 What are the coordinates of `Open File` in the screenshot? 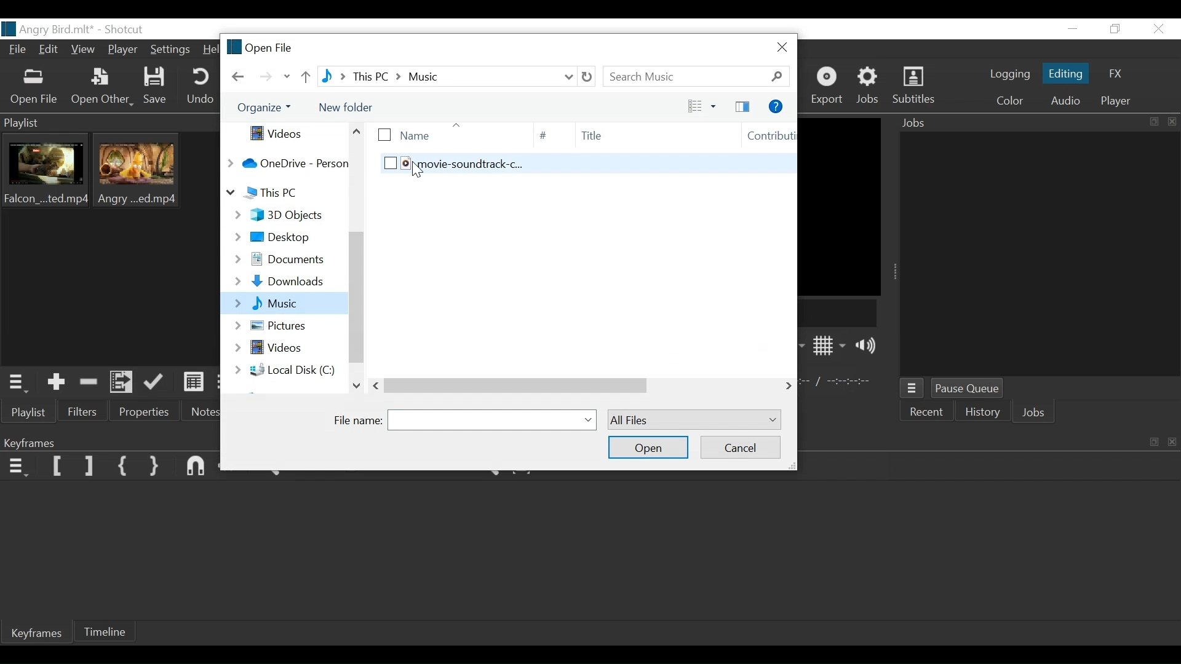 It's located at (258, 47).